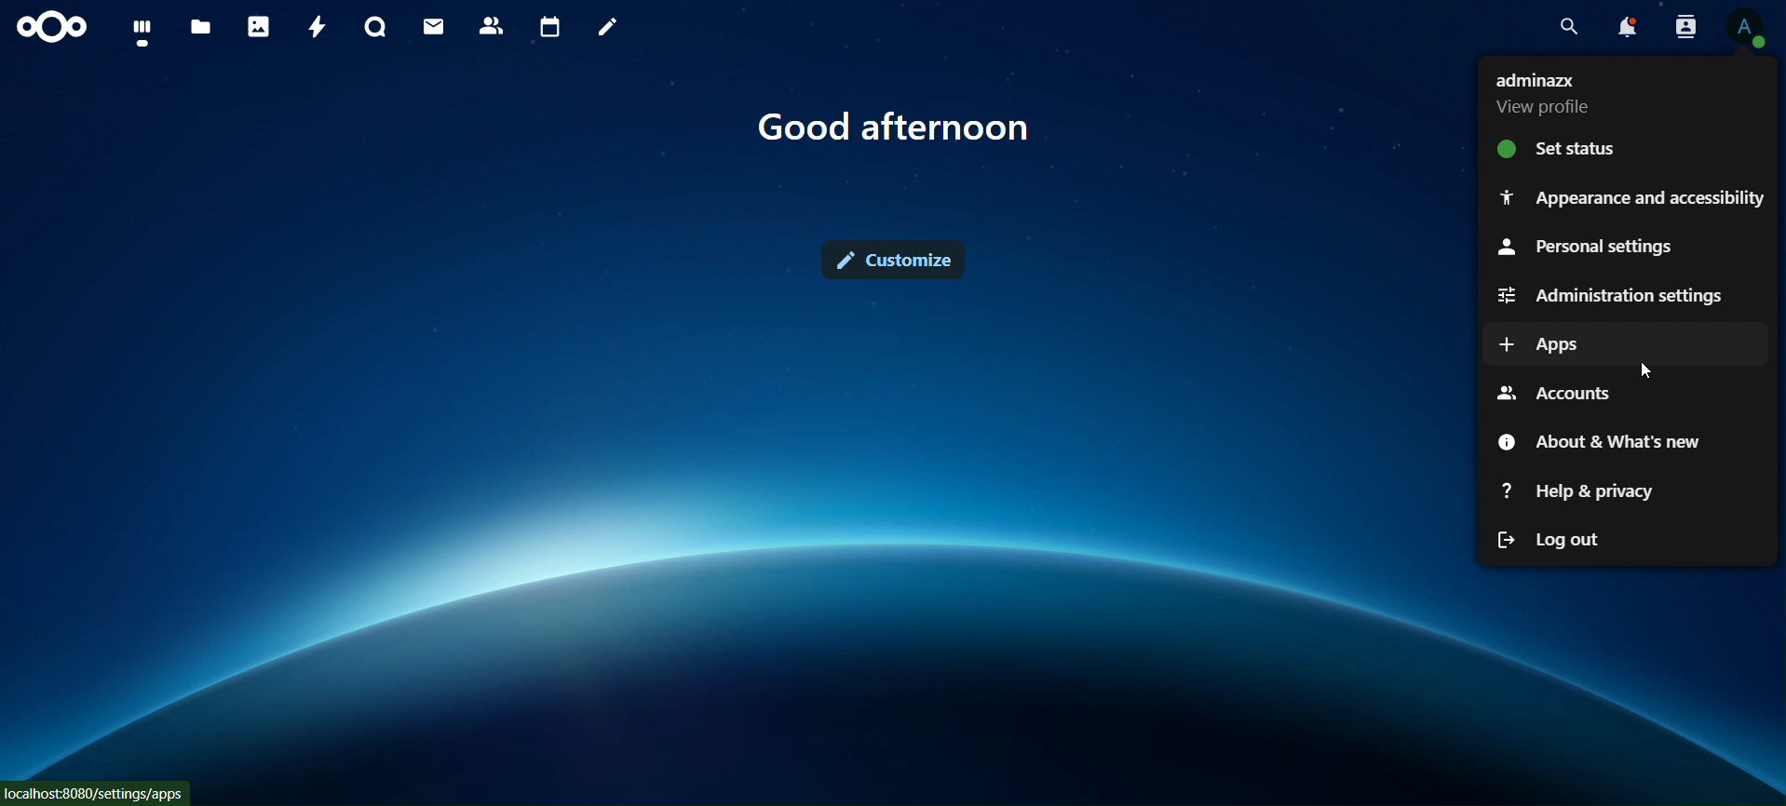  I want to click on calendar, so click(549, 24).